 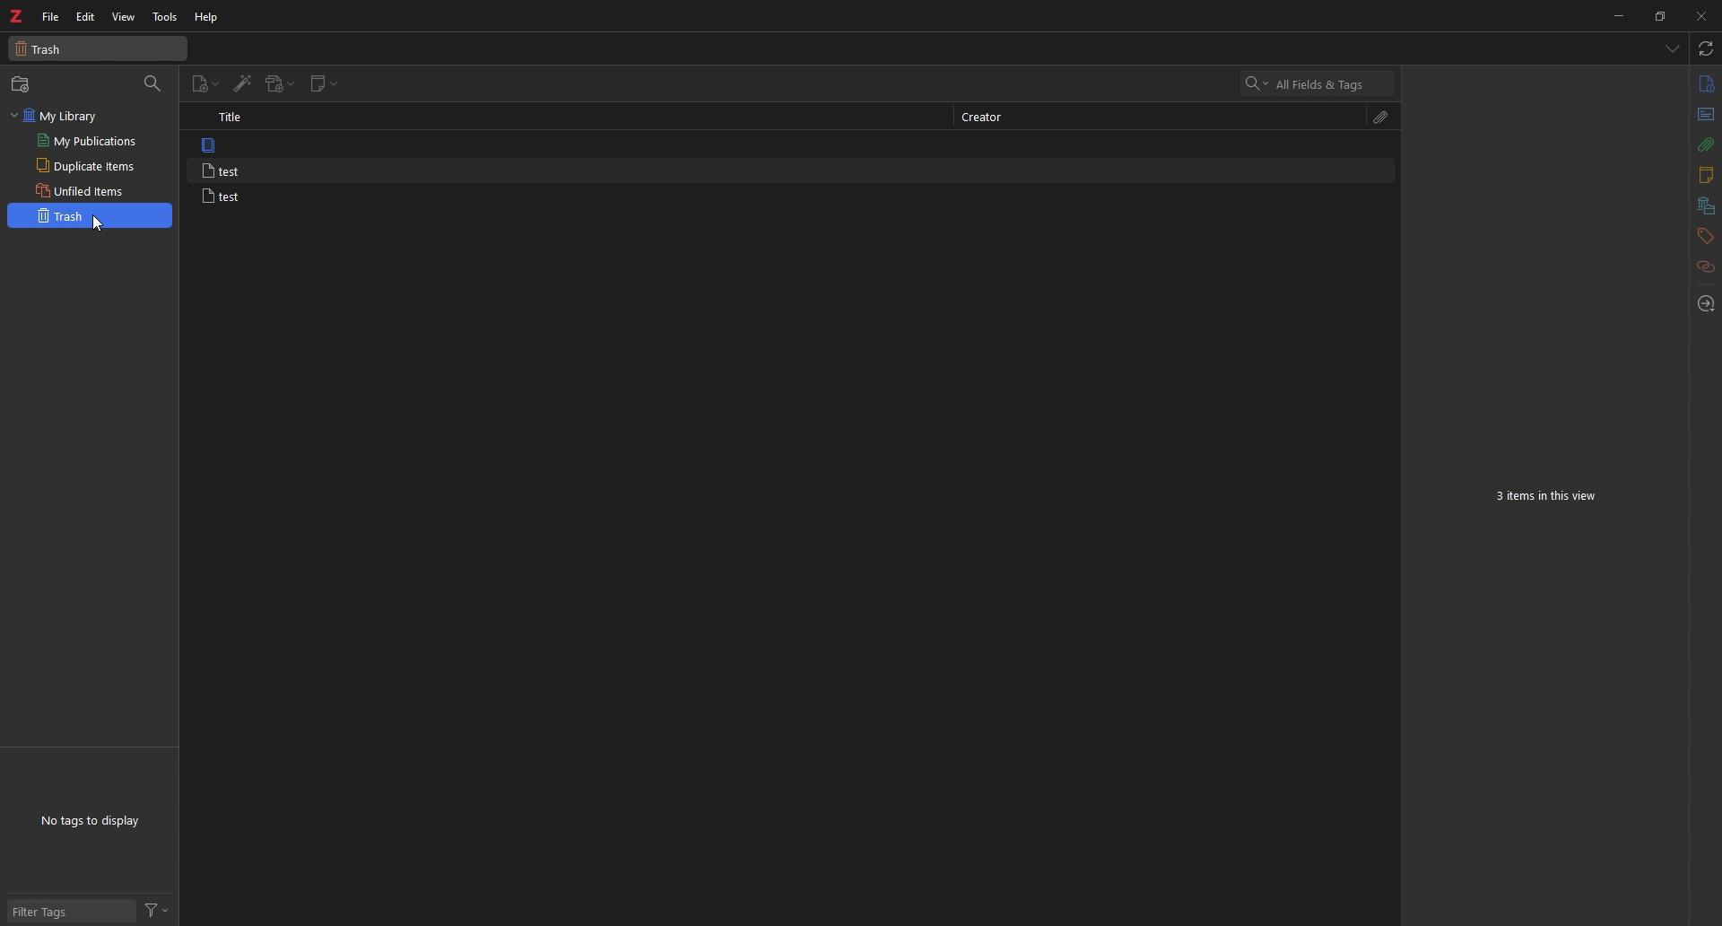 What do you see at coordinates (77, 188) in the screenshot?
I see `Unfiled items` at bounding box center [77, 188].